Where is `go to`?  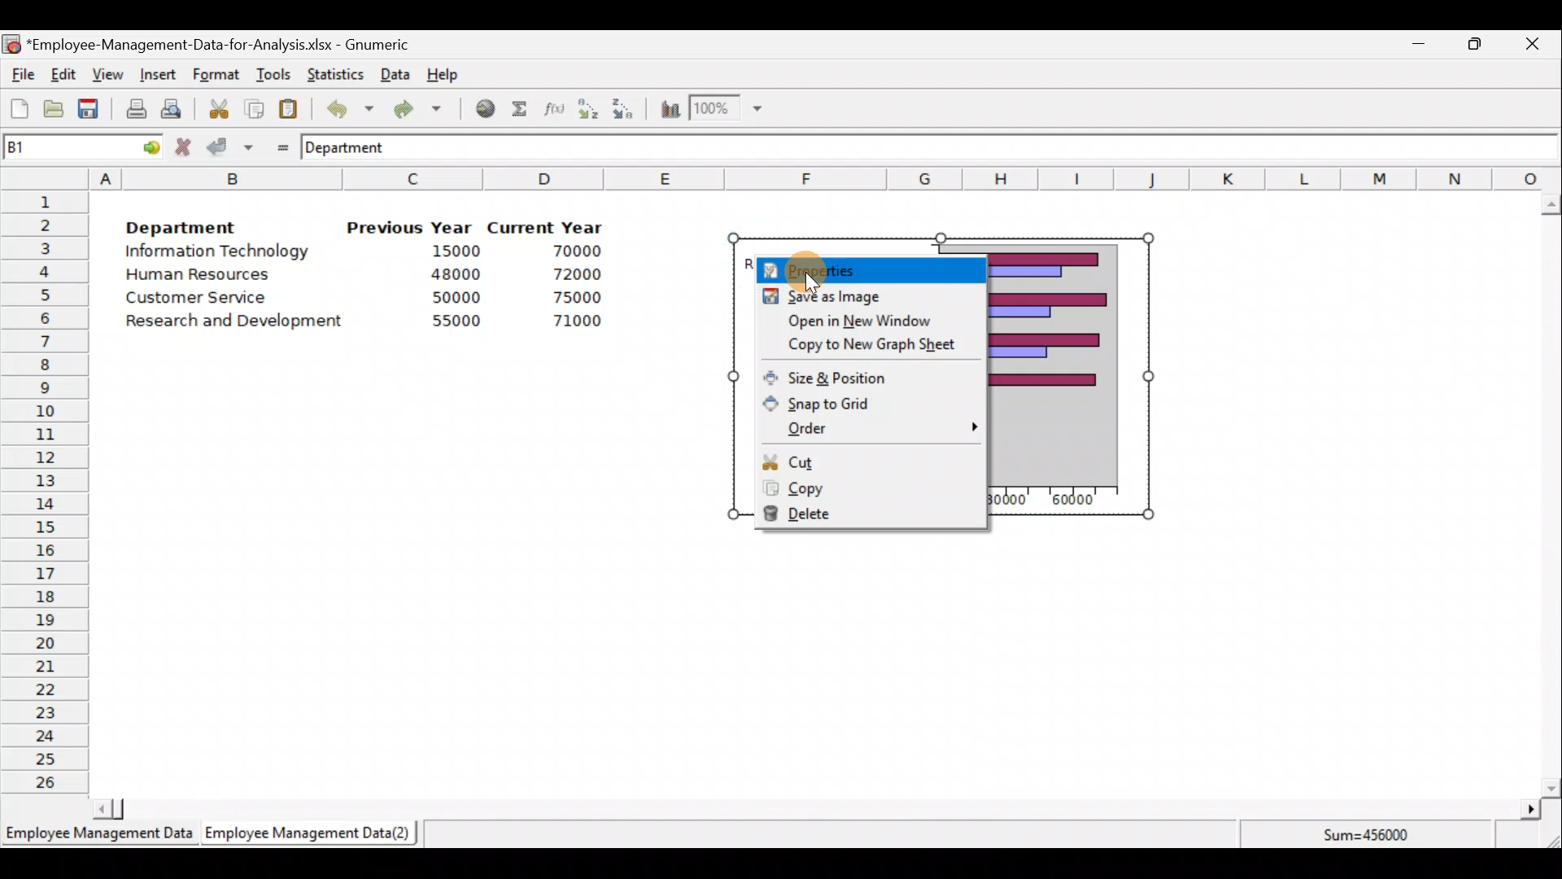 go to is located at coordinates (145, 145).